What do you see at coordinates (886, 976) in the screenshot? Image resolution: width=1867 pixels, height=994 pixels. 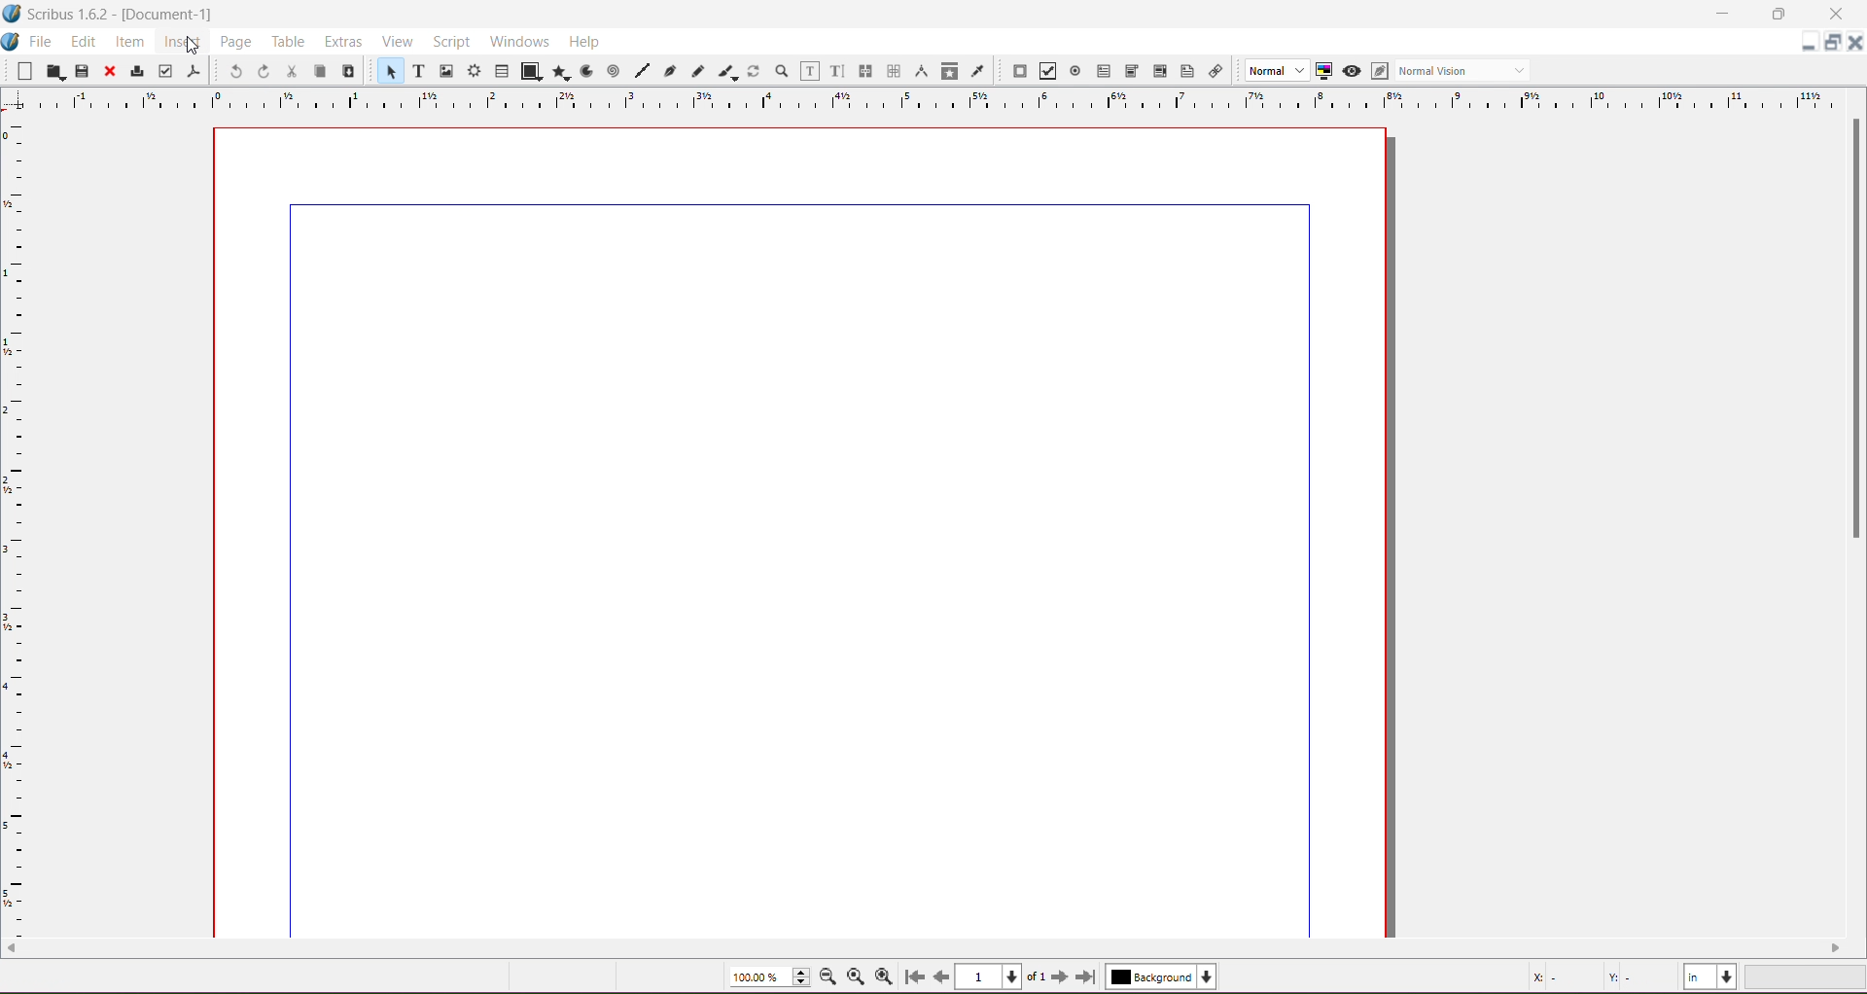 I see `Zoom In by the stepping value in the Tools preferences` at bounding box center [886, 976].